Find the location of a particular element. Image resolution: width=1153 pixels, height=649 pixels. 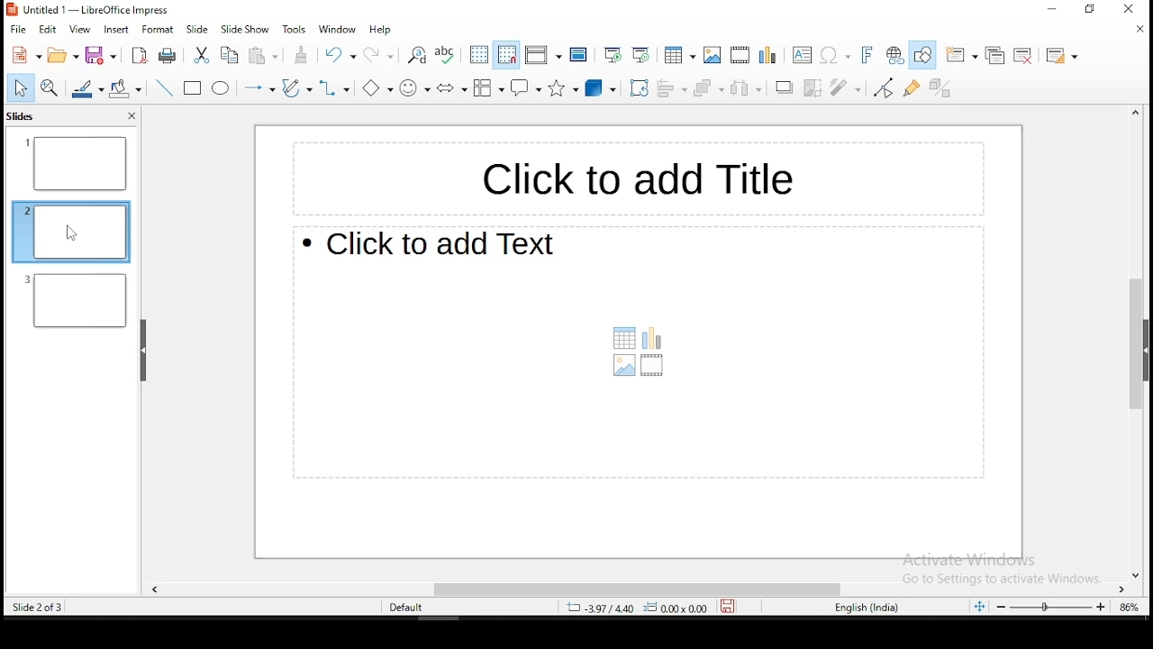

start from current slide is located at coordinates (642, 56).